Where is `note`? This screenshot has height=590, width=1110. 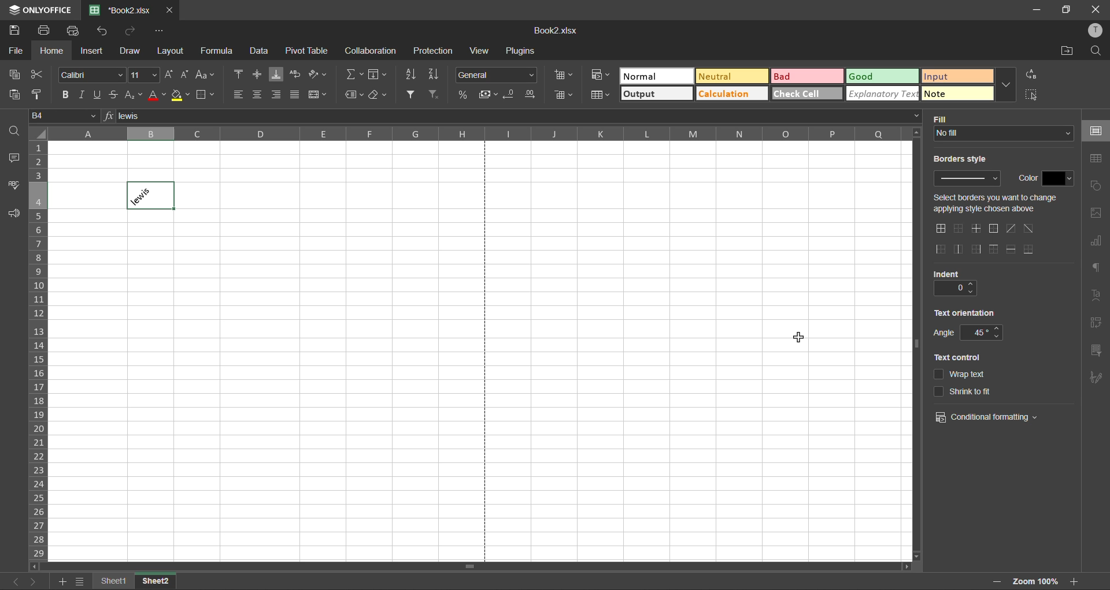
note is located at coordinates (956, 95).